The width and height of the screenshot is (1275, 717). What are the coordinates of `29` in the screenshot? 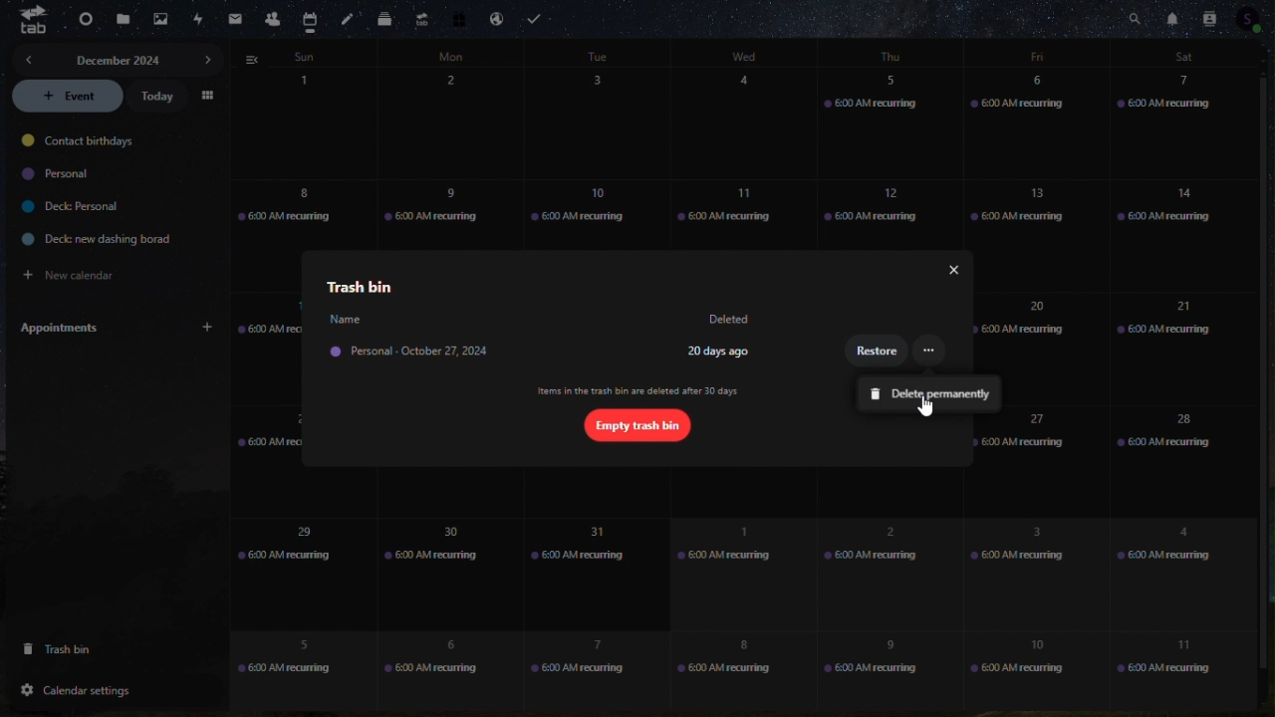 It's located at (300, 559).